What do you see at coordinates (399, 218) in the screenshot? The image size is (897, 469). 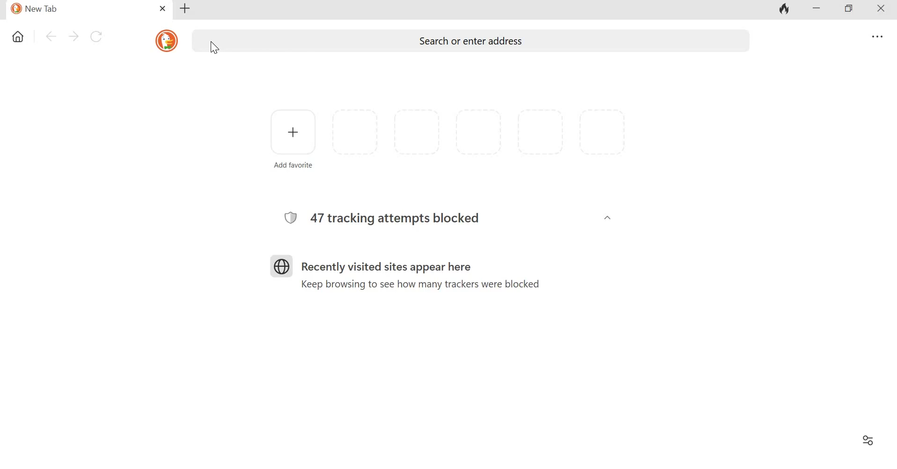 I see `47 tracking attempts blocked` at bounding box center [399, 218].